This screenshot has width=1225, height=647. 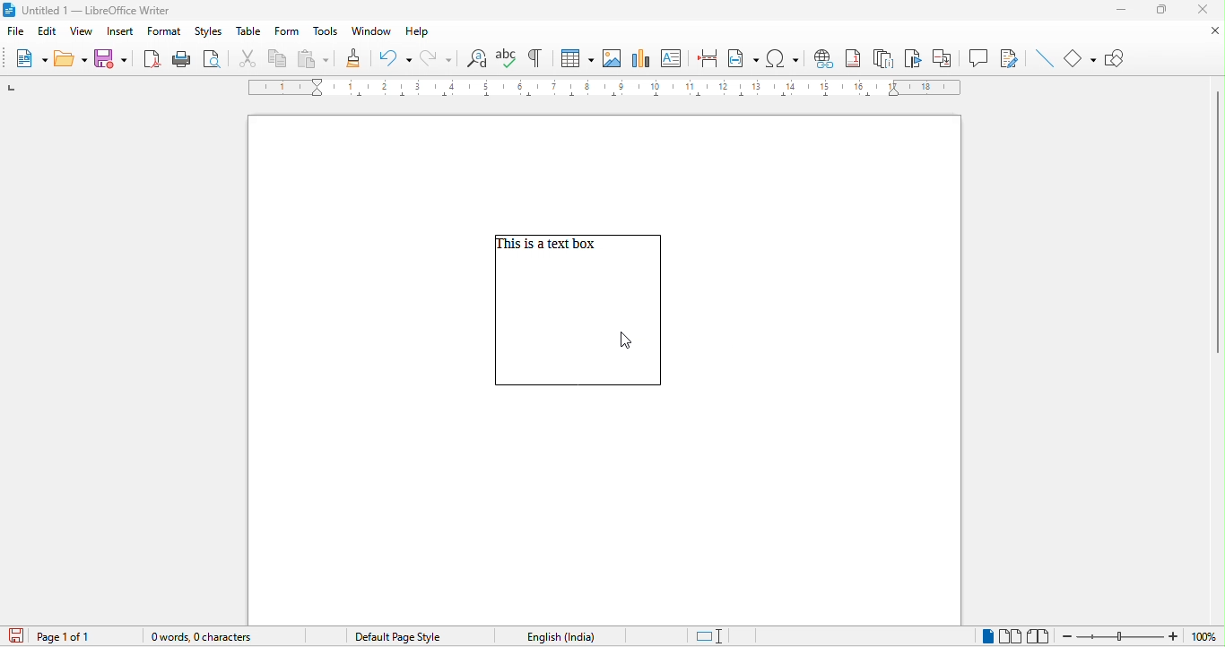 I want to click on special character, so click(x=785, y=59).